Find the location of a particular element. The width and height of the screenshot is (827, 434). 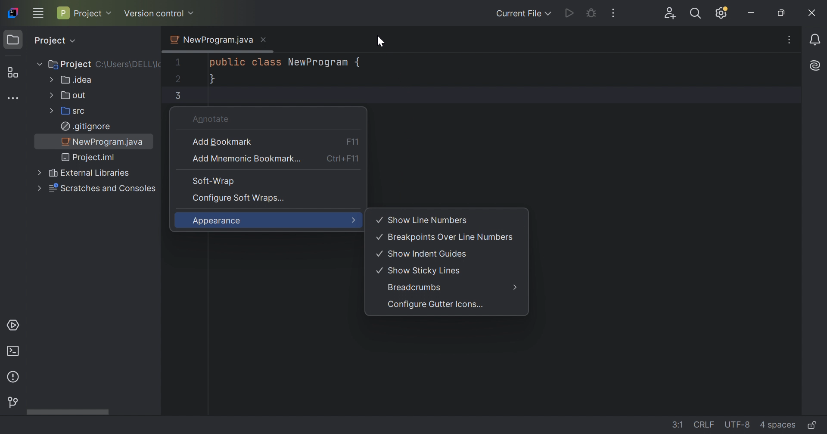

Cursor is located at coordinates (382, 41).